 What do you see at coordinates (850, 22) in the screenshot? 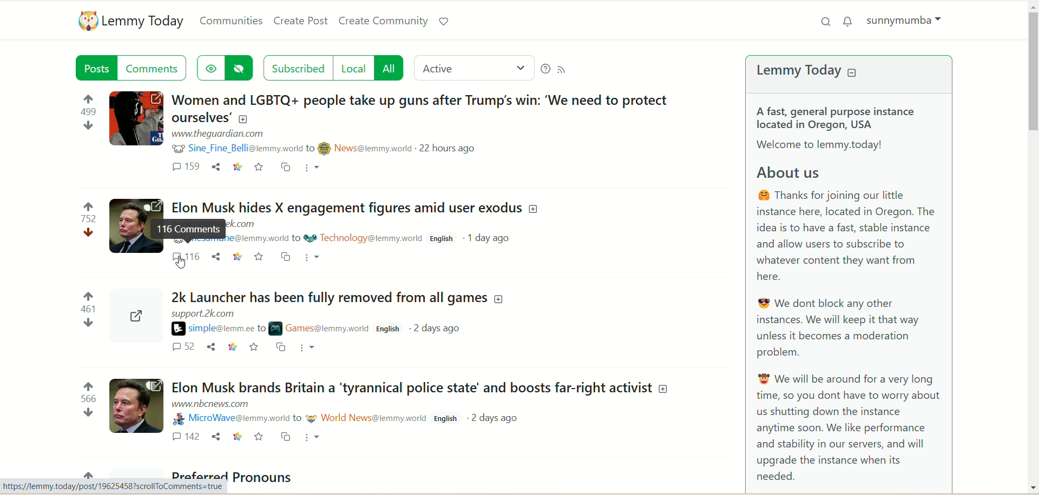
I see `unread messages` at bounding box center [850, 22].